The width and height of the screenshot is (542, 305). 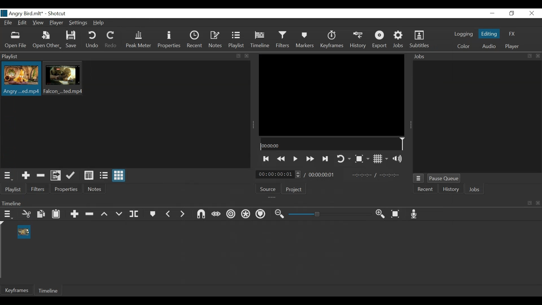 I want to click on Lift, so click(x=104, y=214).